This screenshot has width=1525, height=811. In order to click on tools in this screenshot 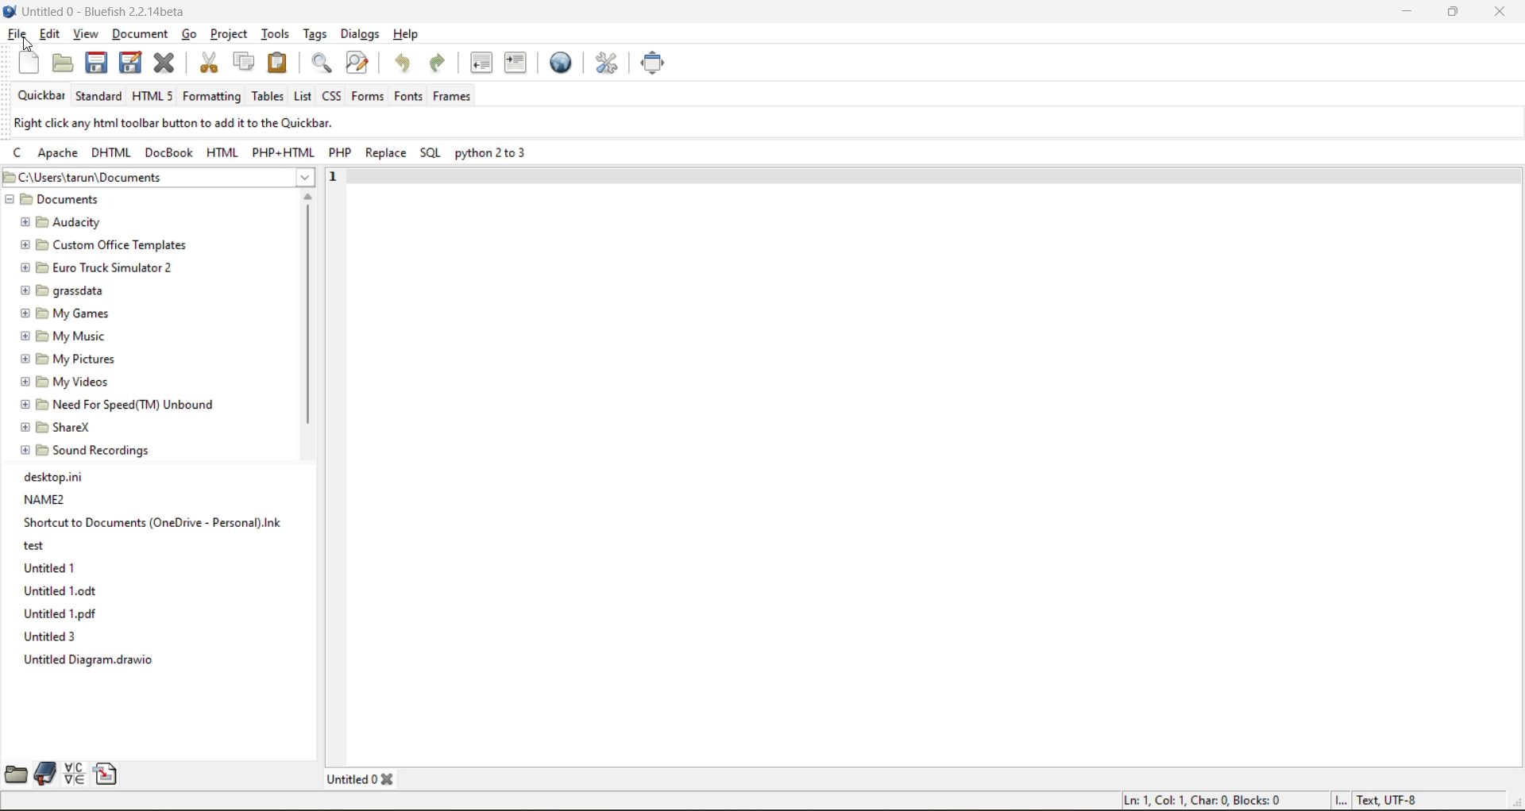, I will do `click(277, 34)`.